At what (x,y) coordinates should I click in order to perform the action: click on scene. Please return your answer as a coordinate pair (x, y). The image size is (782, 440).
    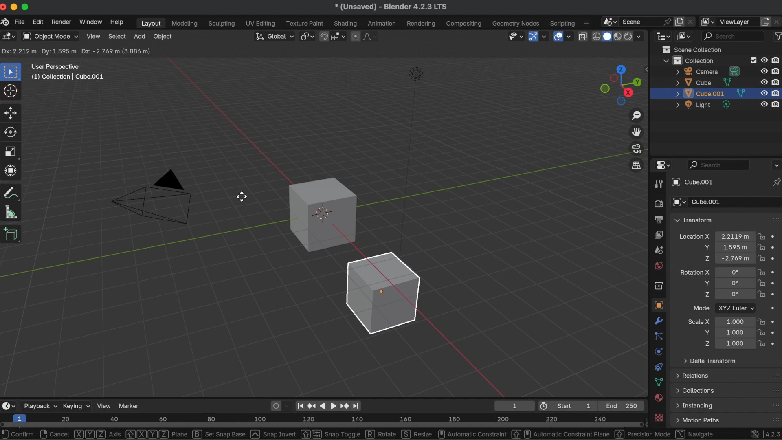
    Looking at the image, I should click on (636, 21).